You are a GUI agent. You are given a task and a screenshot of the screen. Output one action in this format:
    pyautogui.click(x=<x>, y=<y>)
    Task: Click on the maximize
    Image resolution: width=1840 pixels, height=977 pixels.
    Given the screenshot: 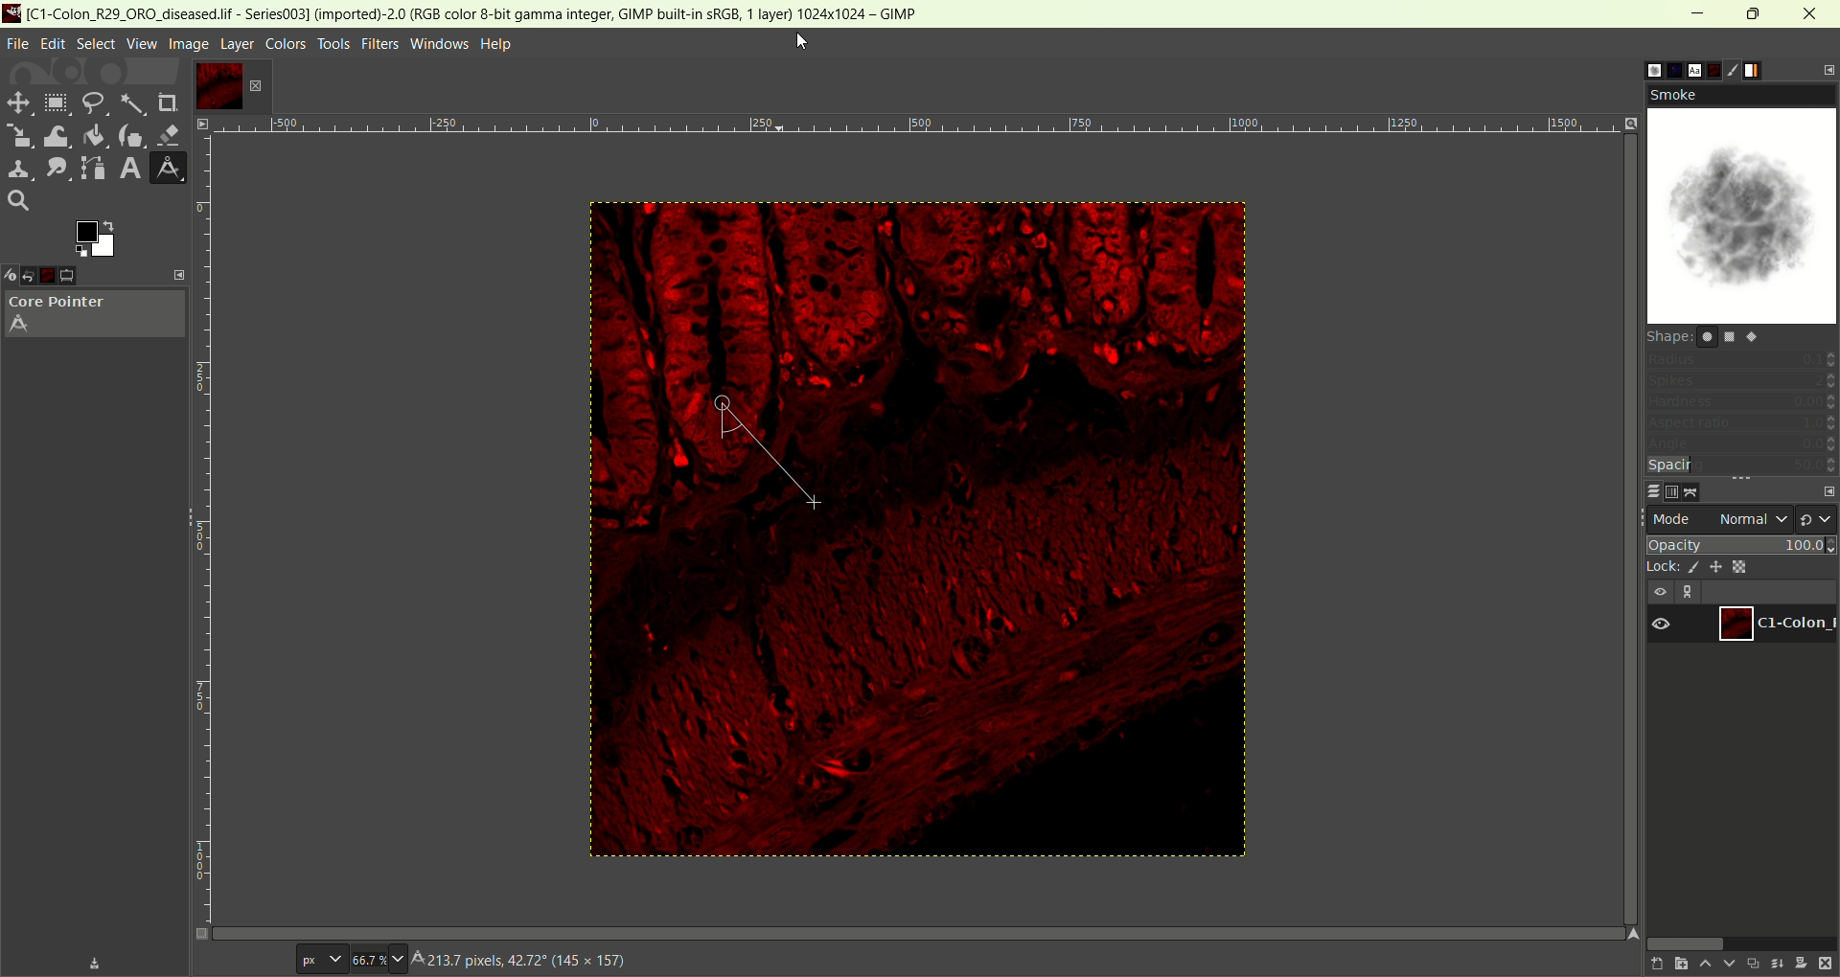 What is the action you would take?
    pyautogui.click(x=1754, y=13)
    